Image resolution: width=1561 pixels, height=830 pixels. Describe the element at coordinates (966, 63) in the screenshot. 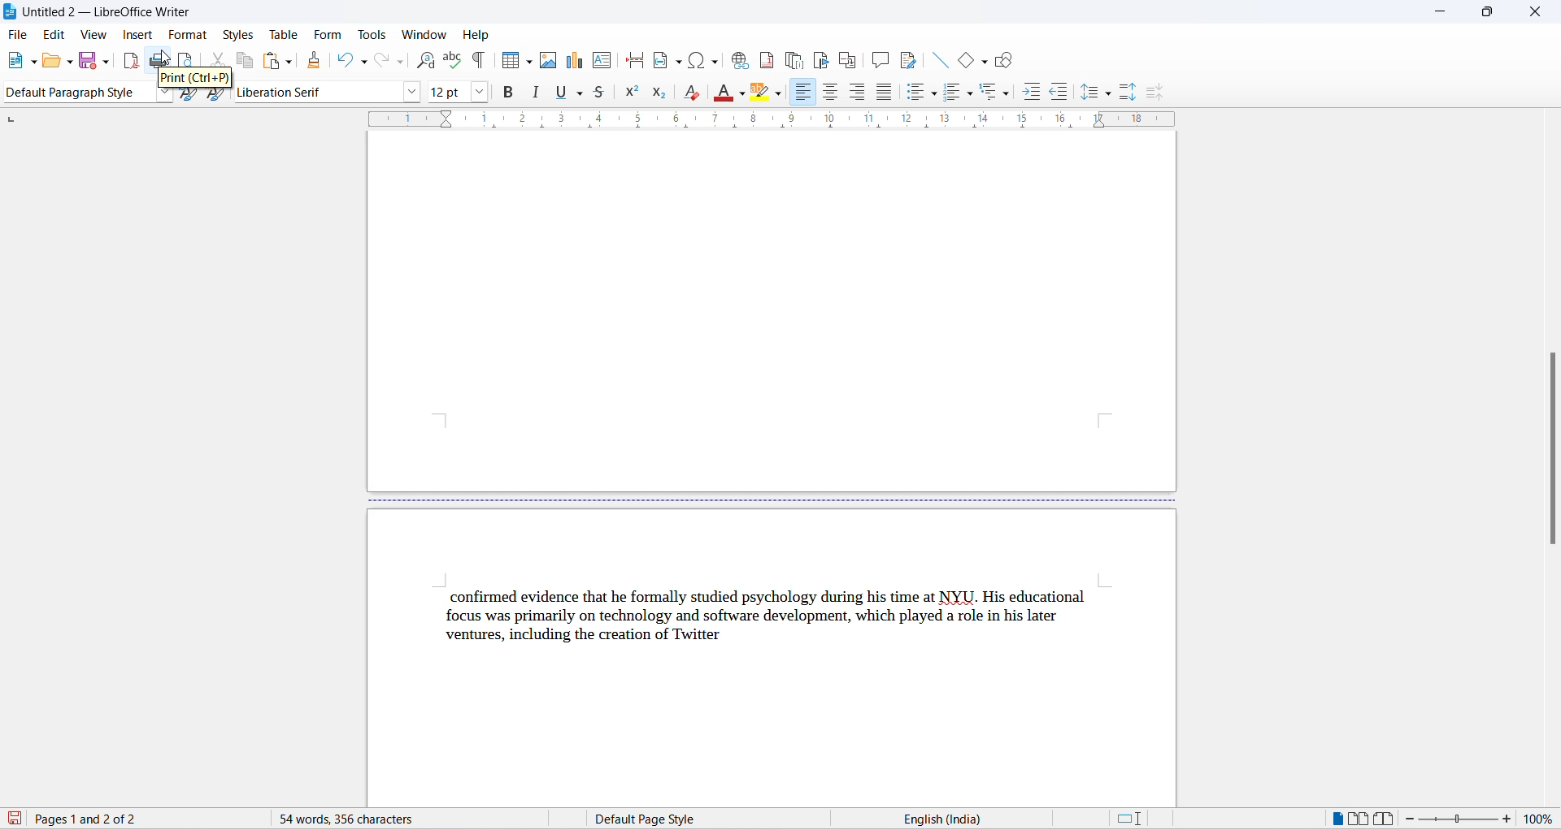

I see `basic shapes` at that location.